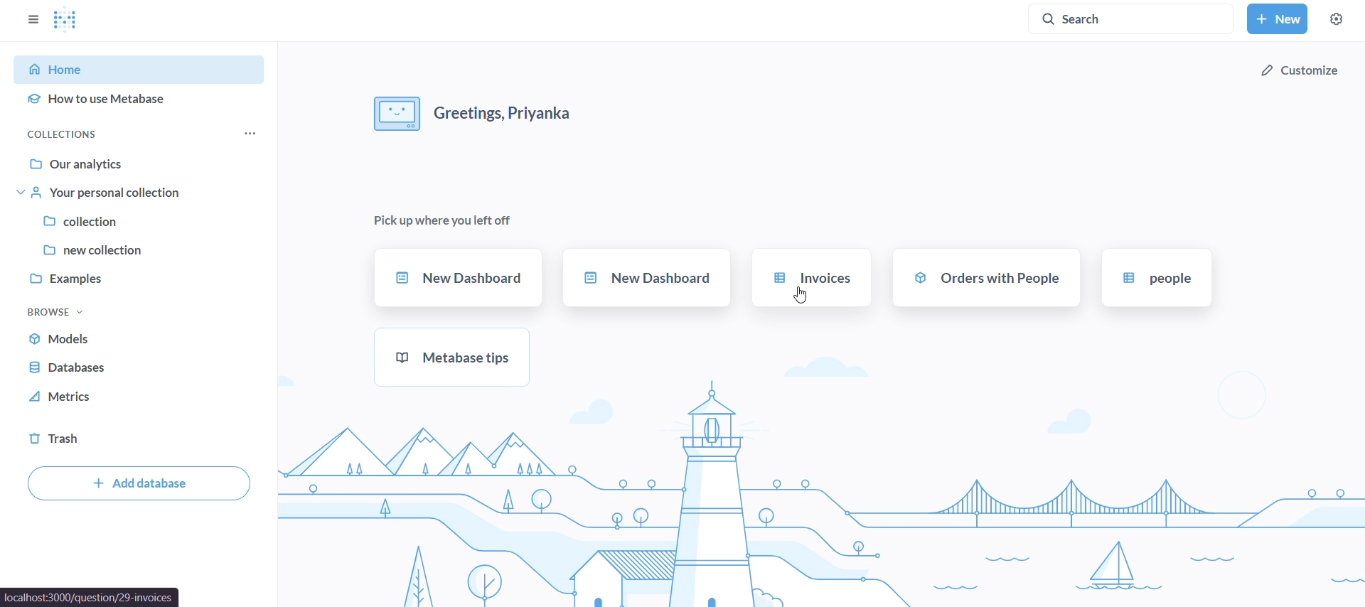 This screenshot has height=607, width=1365. Describe the element at coordinates (247, 131) in the screenshot. I see `collections menu` at that location.